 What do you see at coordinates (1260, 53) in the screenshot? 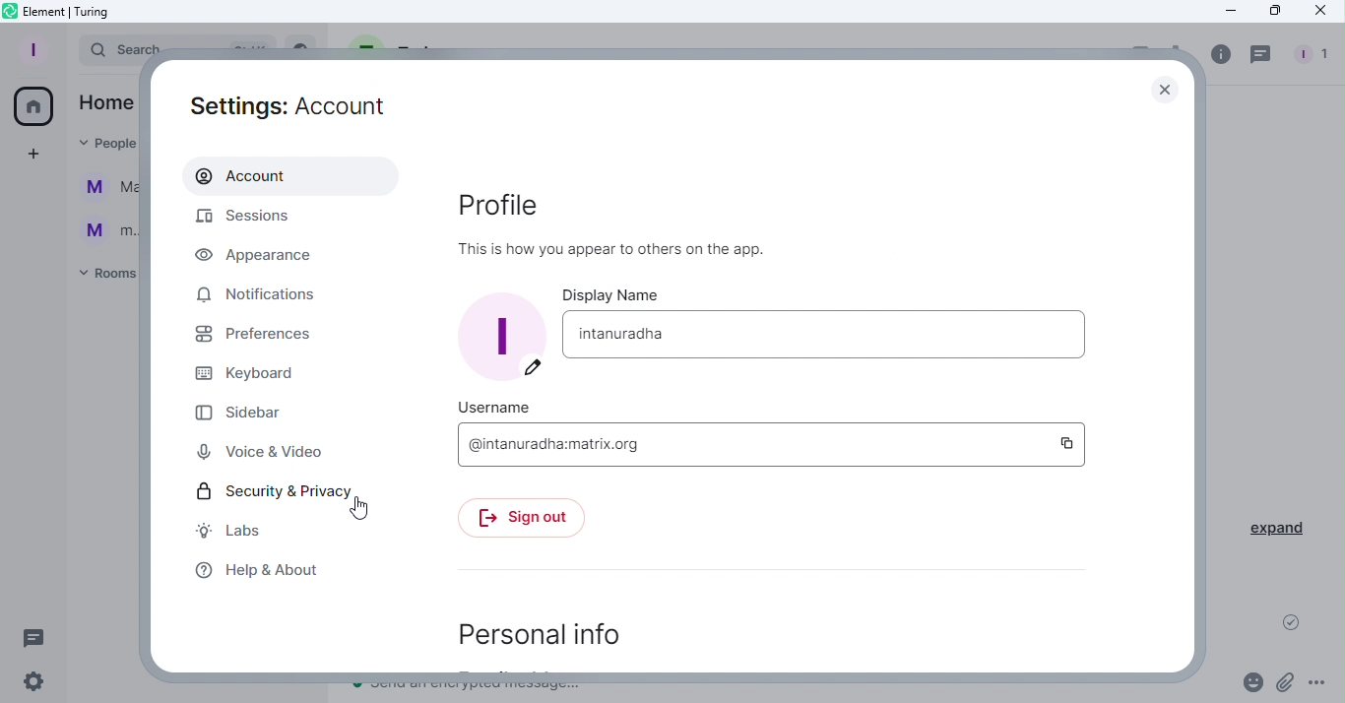
I see `Threads` at bounding box center [1260, 53].